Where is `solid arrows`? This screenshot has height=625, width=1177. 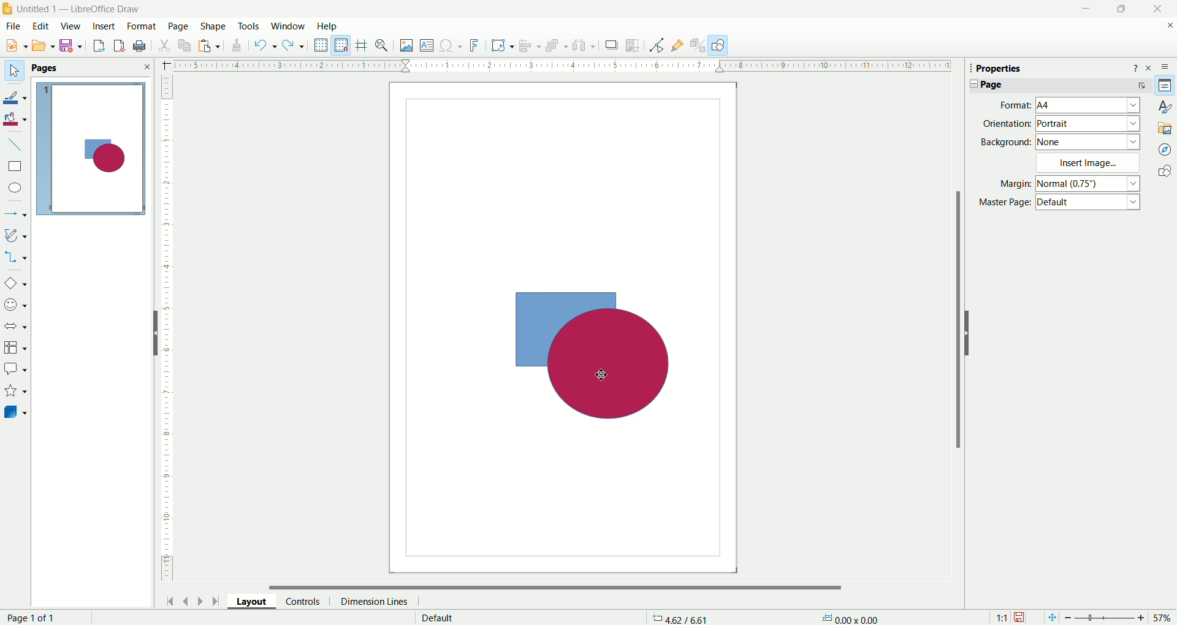
solid arrows is located at coordinates (16, 327).